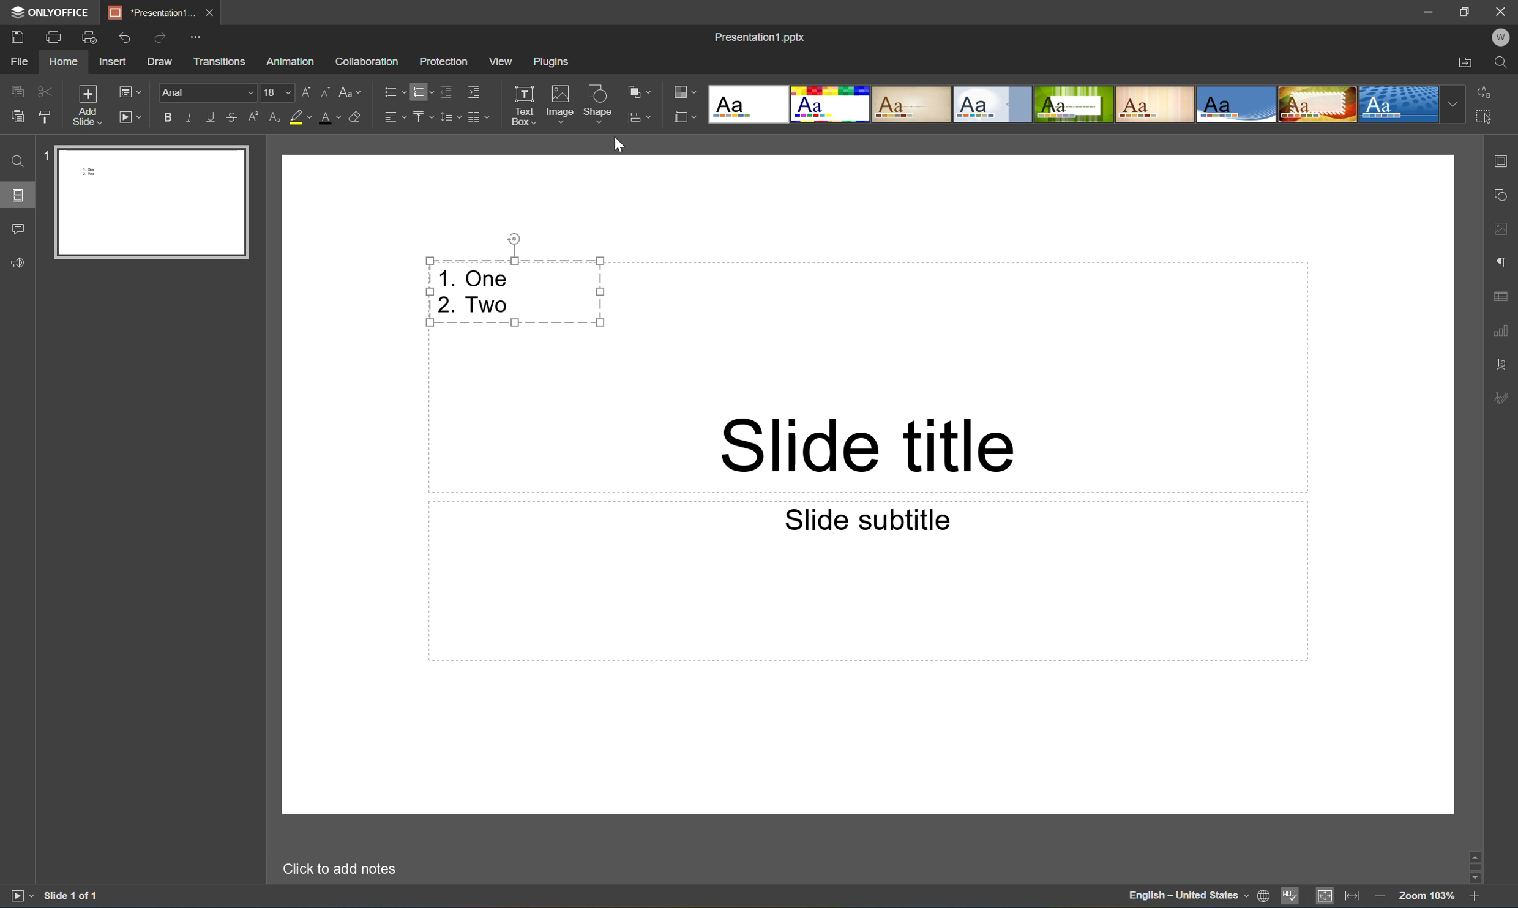 The height and width of the screenshot is (908, 1518). I want to click on Clear style, so click(357, 116).